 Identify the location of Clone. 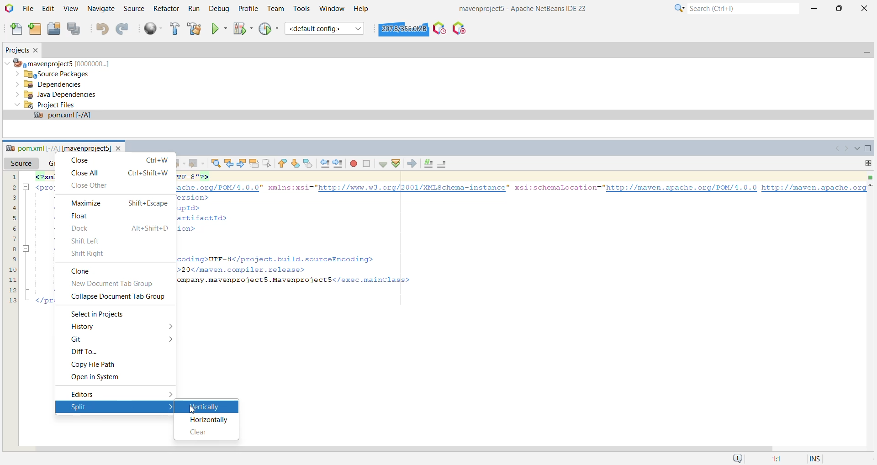
(79, 271).